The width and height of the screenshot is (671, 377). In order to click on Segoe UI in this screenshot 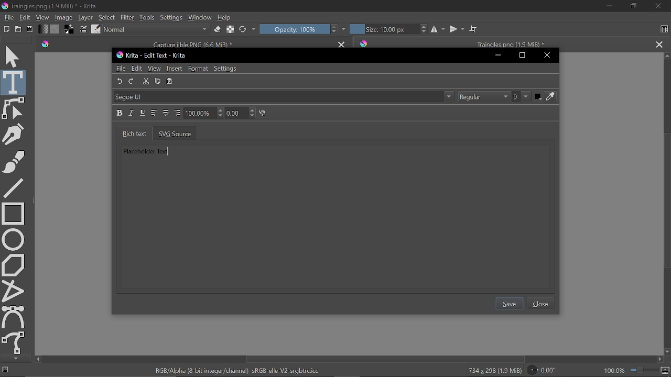, I will do `click(285, 97)`.